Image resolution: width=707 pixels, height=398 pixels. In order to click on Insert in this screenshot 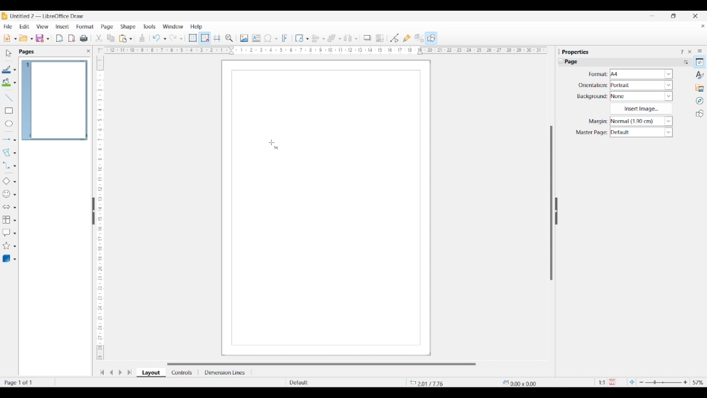, I will do `click(63, 27)`.